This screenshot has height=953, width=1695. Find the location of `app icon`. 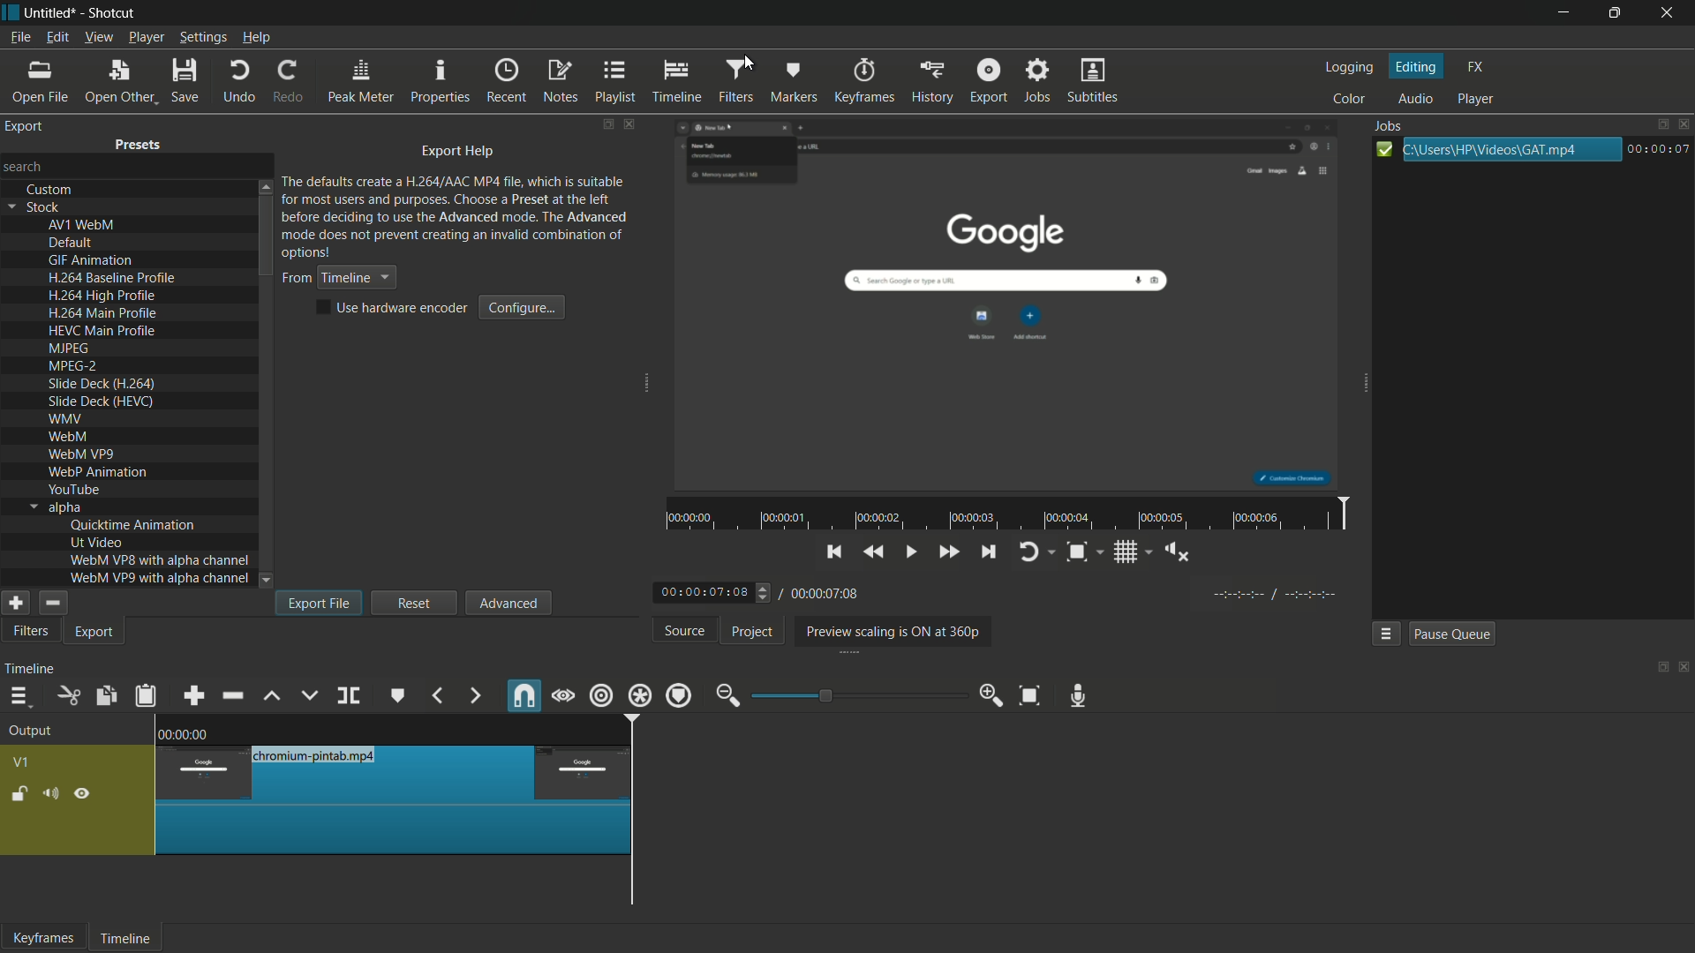

app icon is located at coordinates (11, 11).